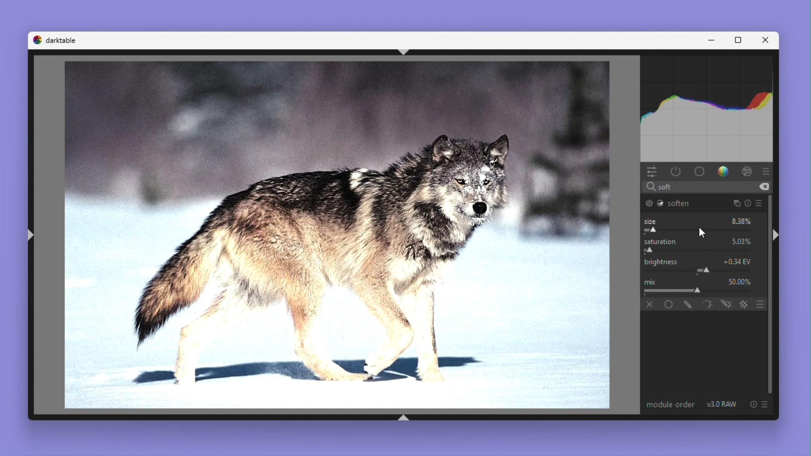 Image resolution: width=811 pixels, height=456 pixels. What do you see at coordinates (668, 203) in the screenshot?
I see `soften` at bounding box center [668, 203].